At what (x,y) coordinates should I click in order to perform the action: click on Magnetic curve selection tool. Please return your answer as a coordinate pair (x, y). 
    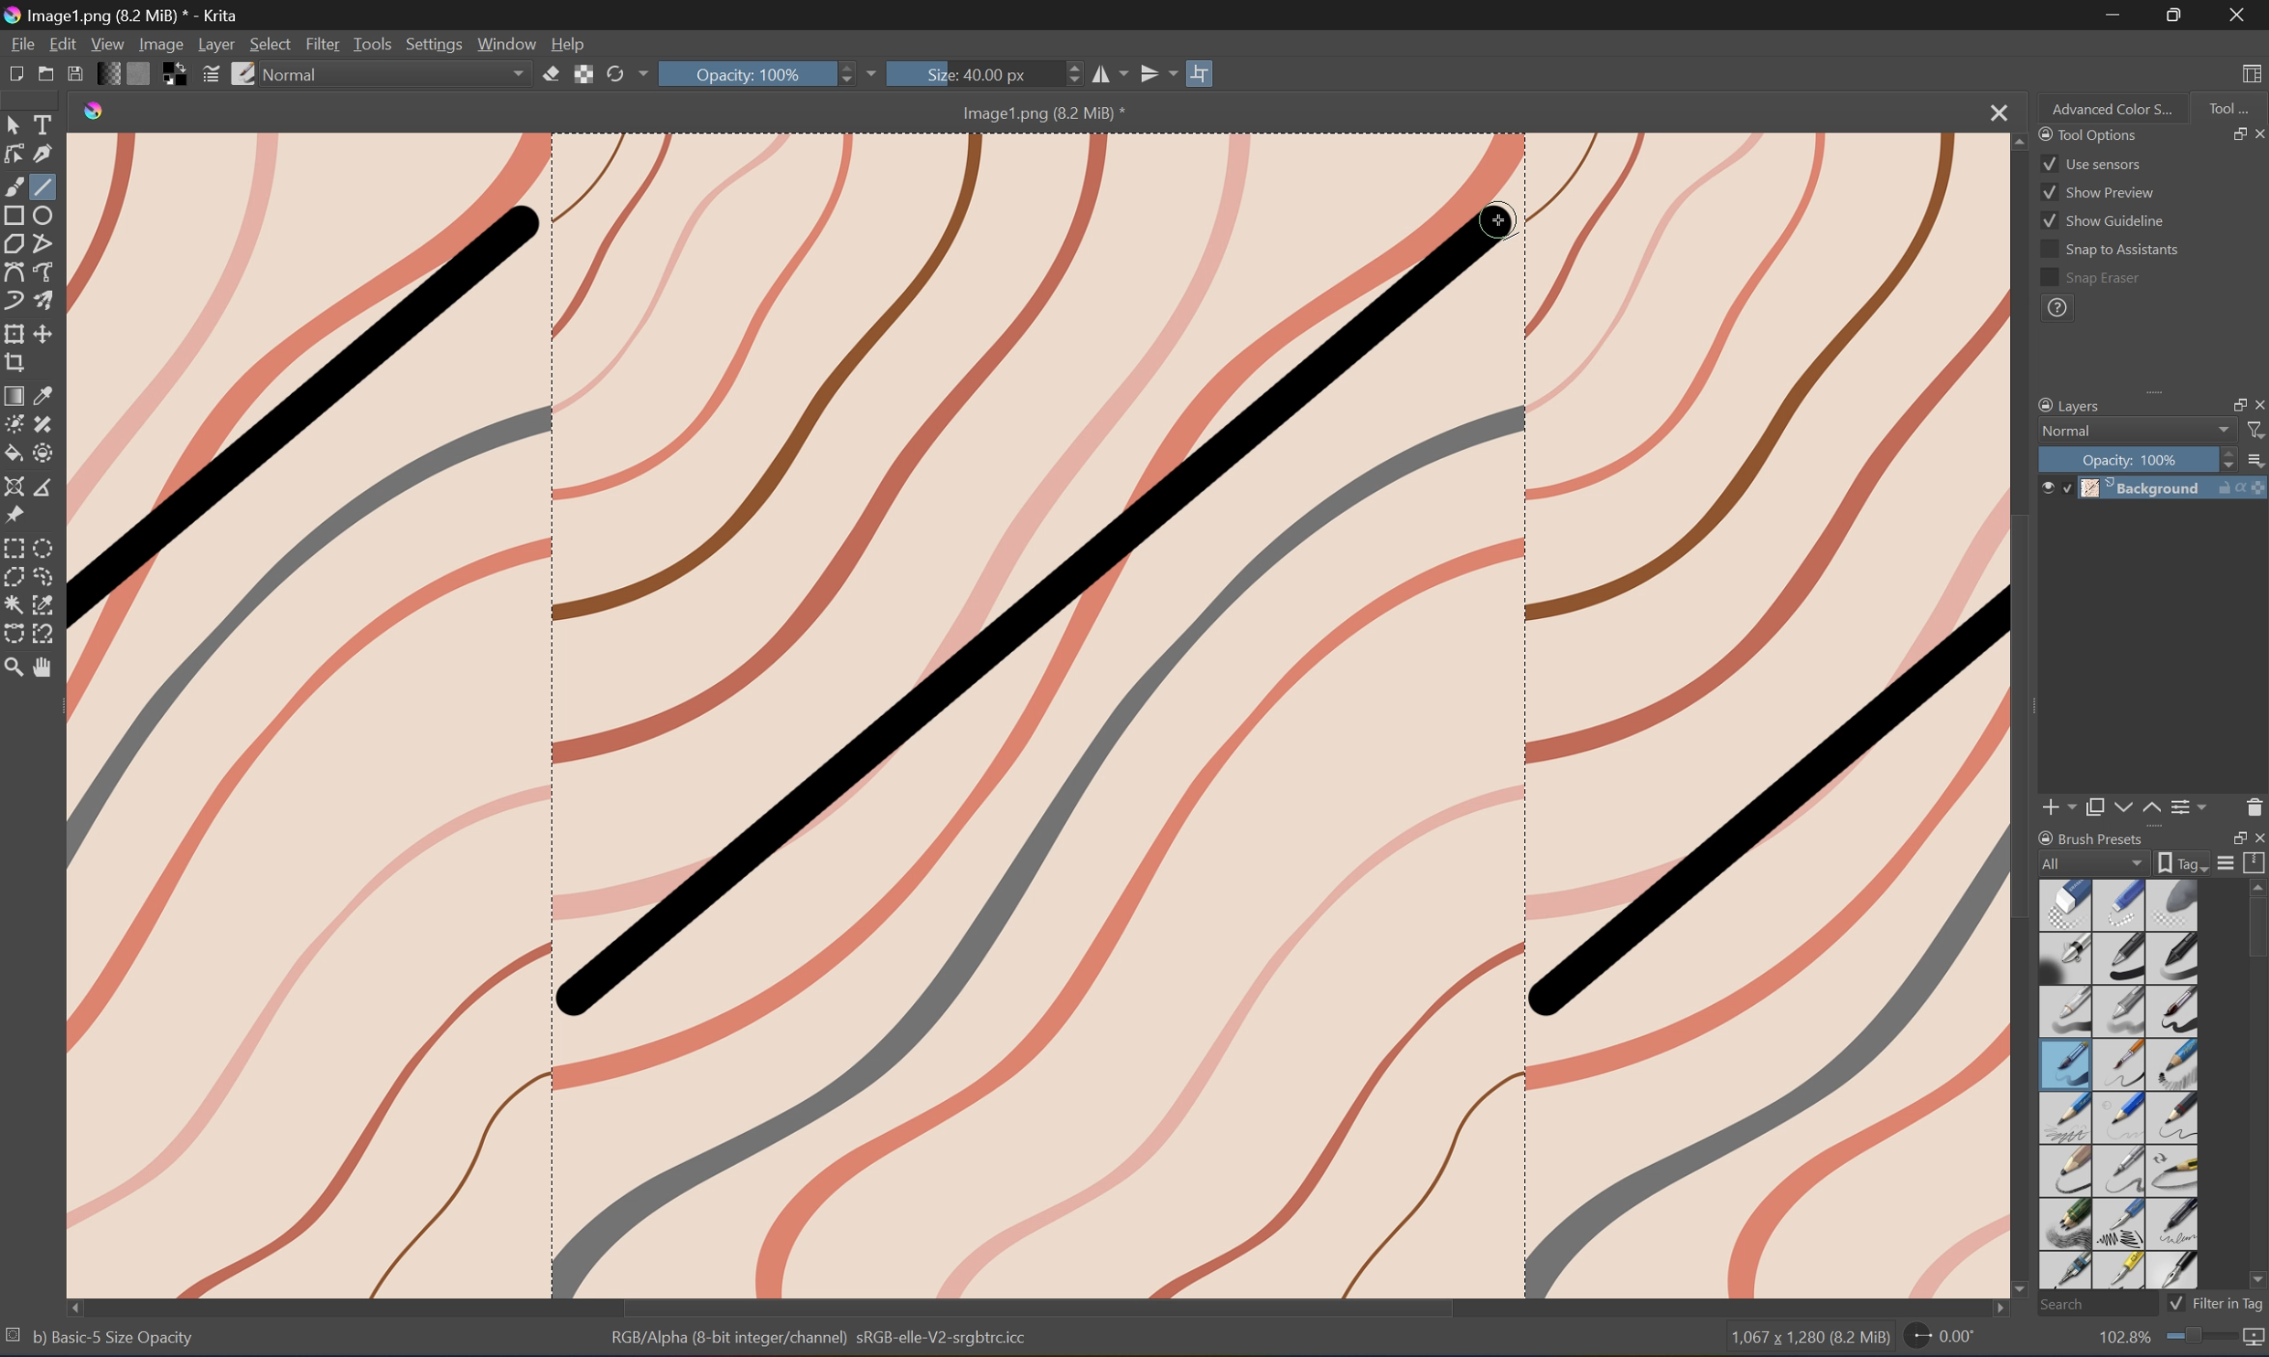
    Looking at the image, I should click on (47, 634).